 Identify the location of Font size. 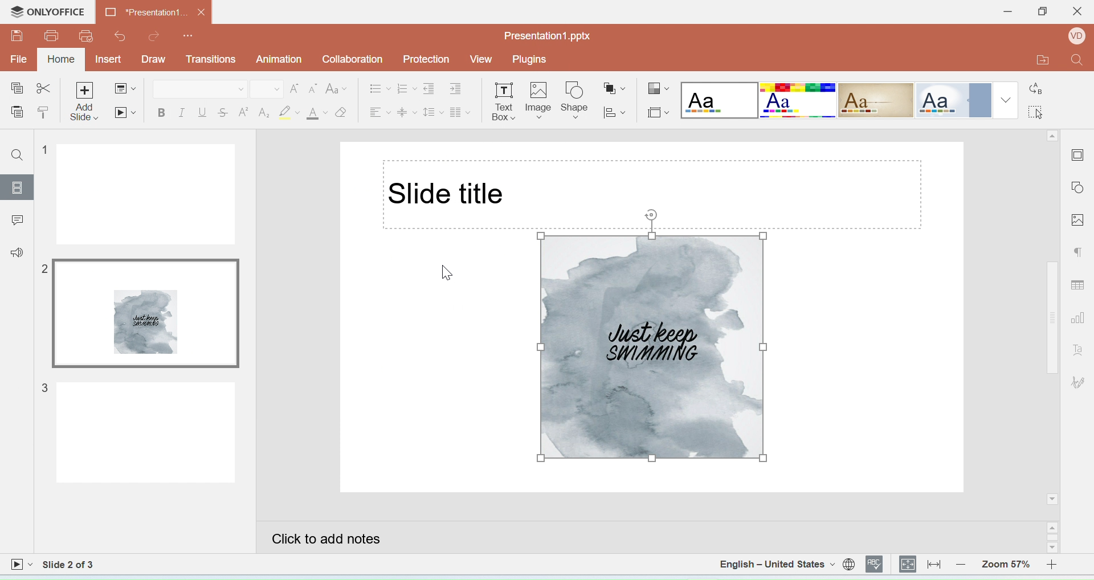
(267, 89).